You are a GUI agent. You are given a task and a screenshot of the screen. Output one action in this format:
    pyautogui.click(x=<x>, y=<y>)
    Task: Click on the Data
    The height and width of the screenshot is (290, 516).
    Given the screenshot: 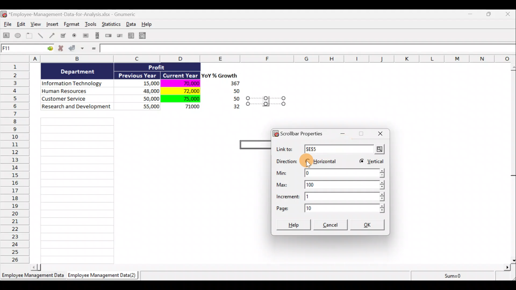 What is the action you would take?
    pyautogui.click(x=132, y=24)
    